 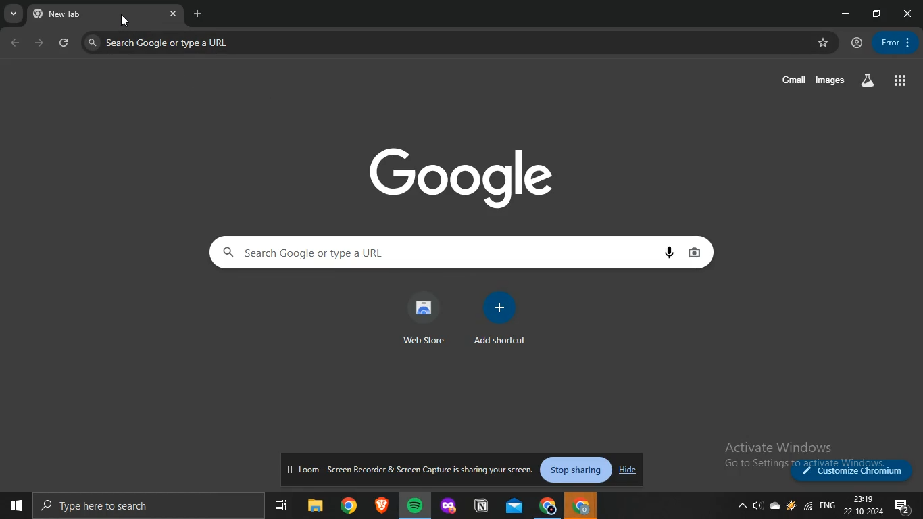 I want to click on task view, so click(x=282, y=504).